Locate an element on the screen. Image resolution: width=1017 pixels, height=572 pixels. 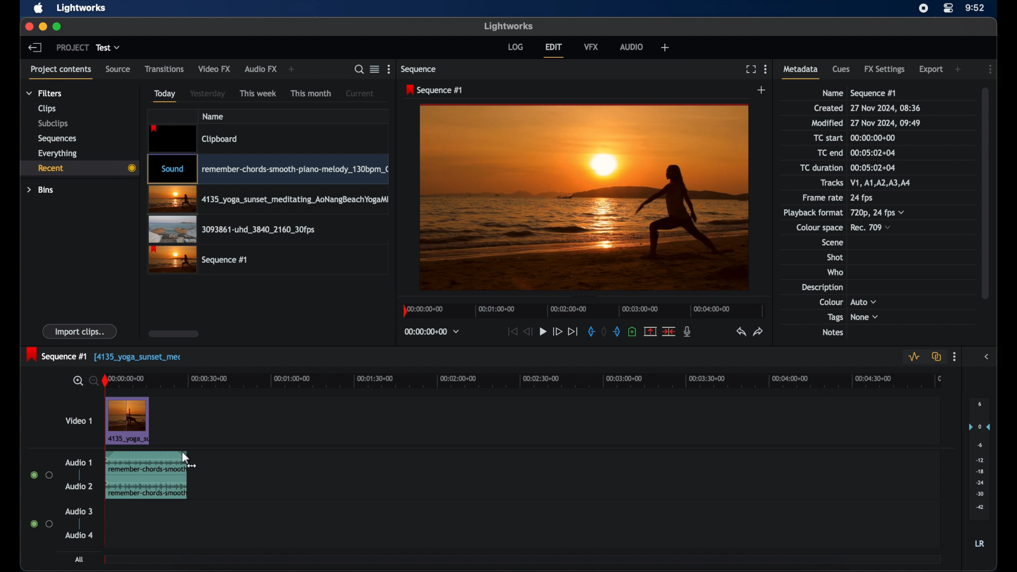
in mark is located at coordinates (590, 331).